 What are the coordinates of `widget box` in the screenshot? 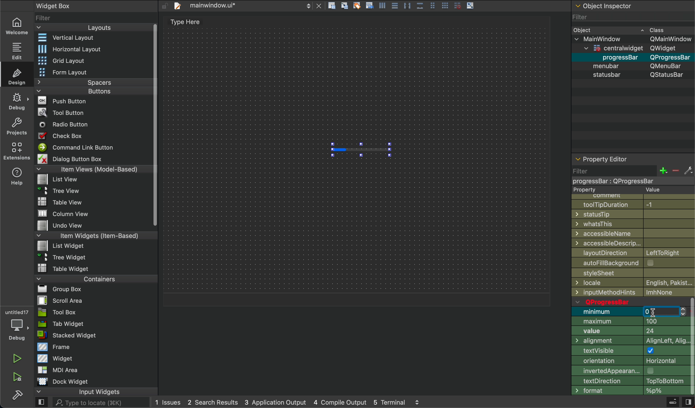 It's located at (70, 5).